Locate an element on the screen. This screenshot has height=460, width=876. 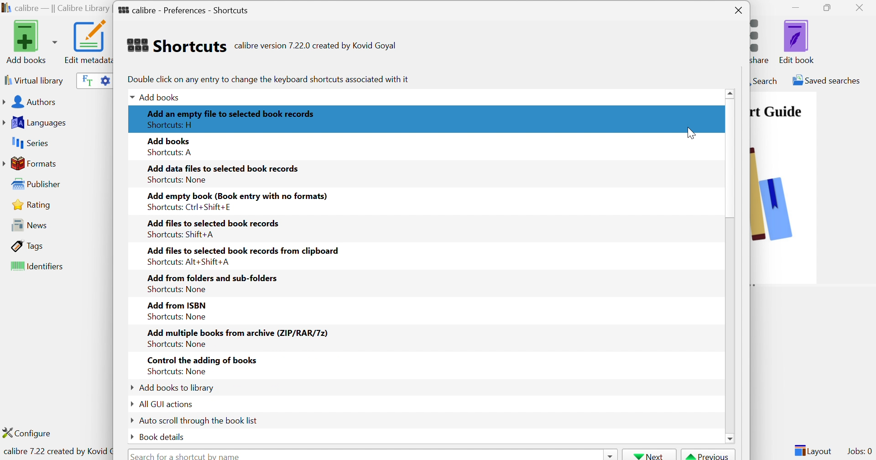
Publisher is located at coordinates (38, 184).